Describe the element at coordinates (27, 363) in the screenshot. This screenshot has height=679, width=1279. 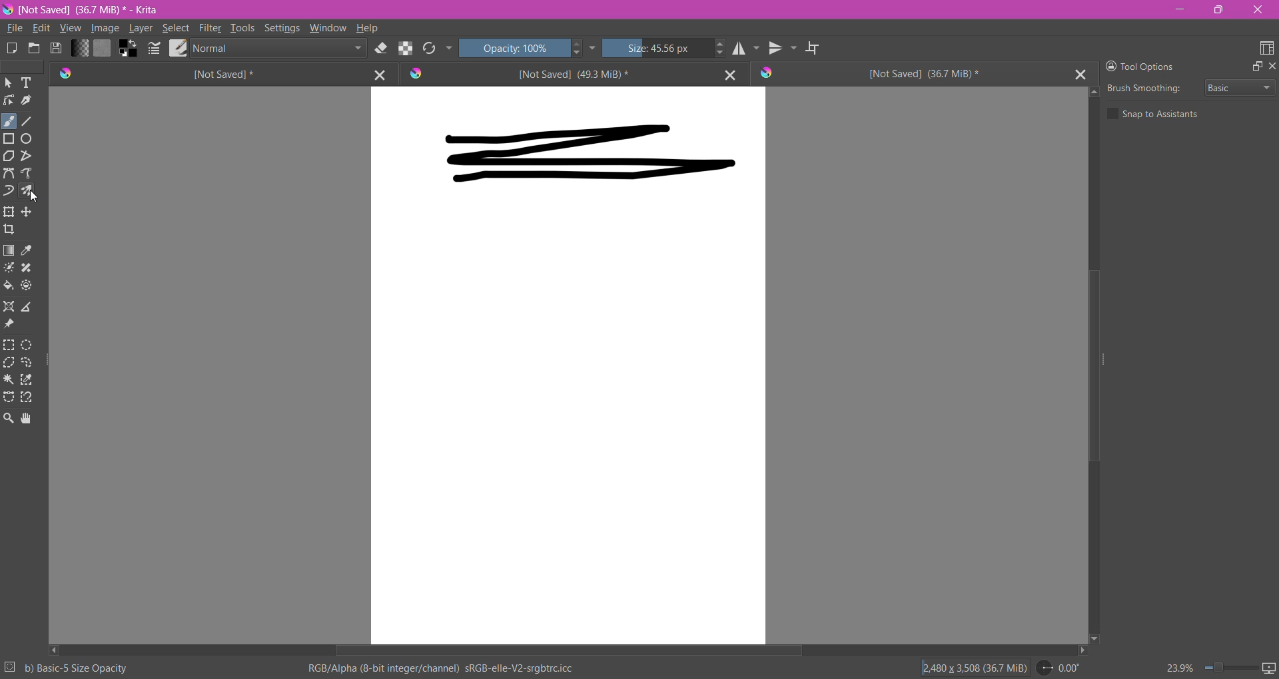
I see `Freehand Selection Tool` at that location.